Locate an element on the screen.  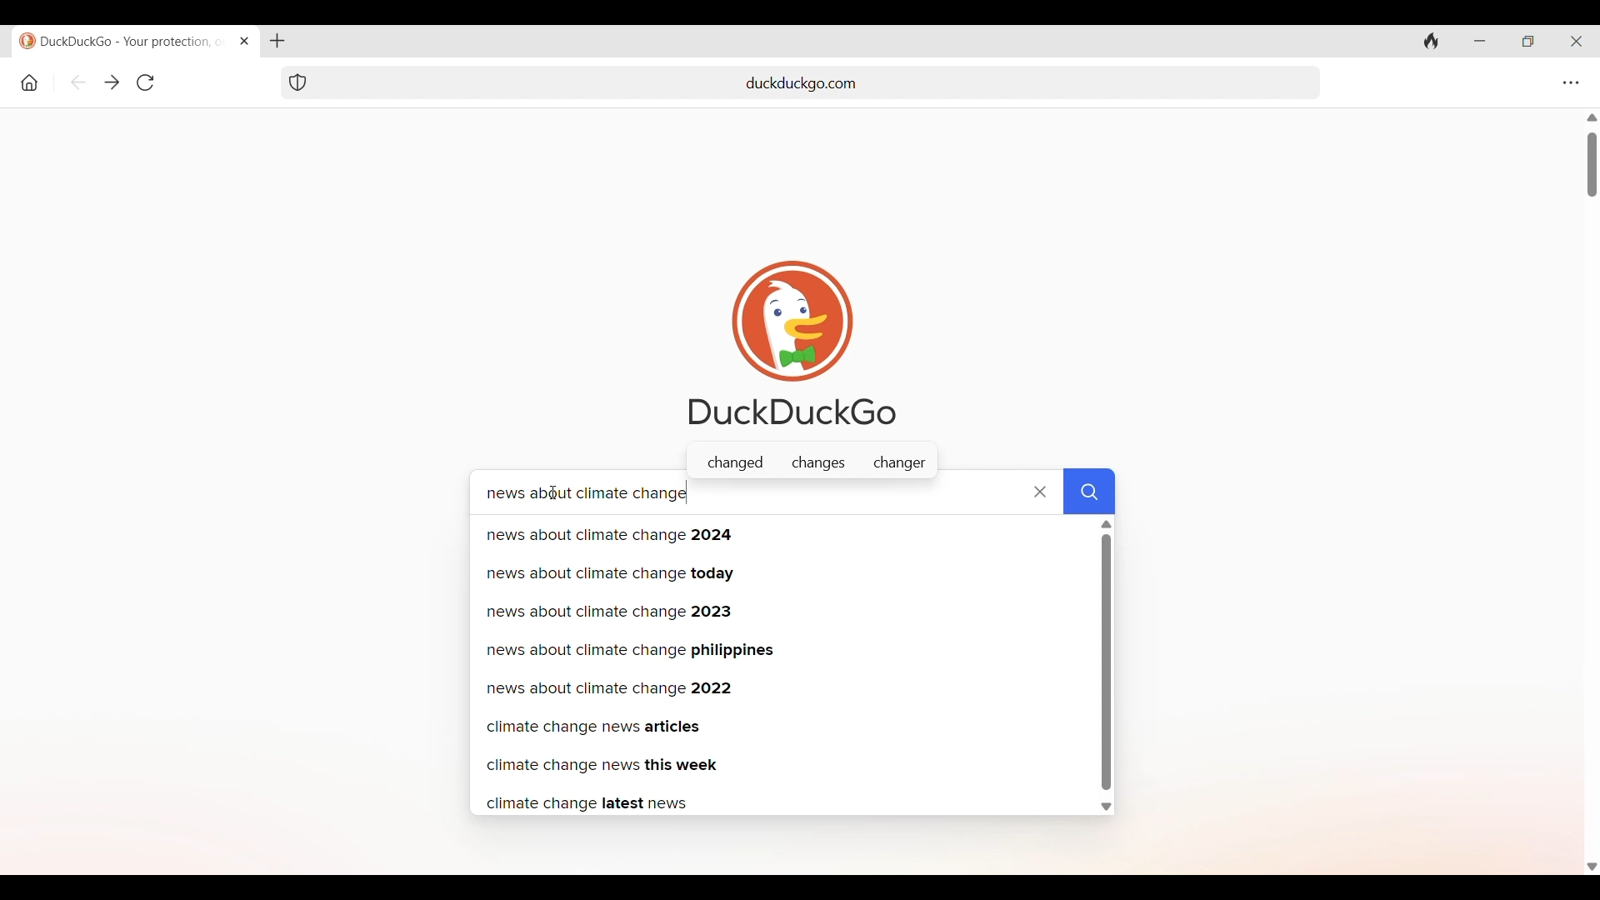
Vertical slide bar is located at coordinates (1106, 662).